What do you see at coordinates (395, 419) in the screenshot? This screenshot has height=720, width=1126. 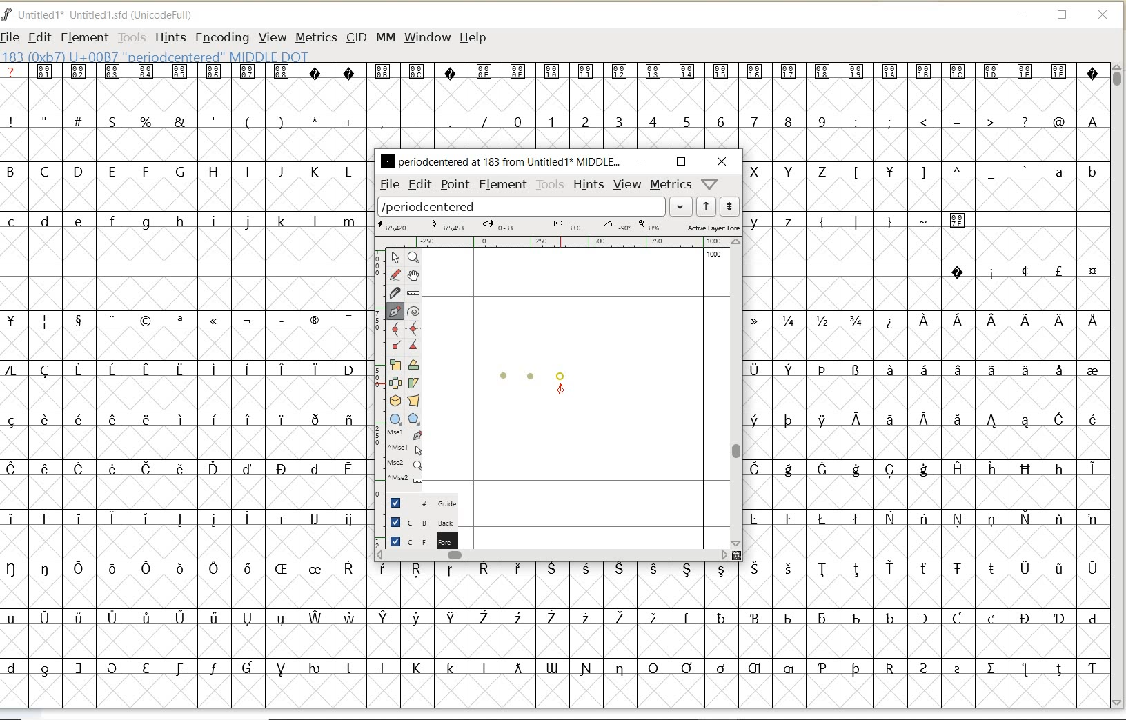 I see `rectangle or ellipse` at bounding box center [395, 419].